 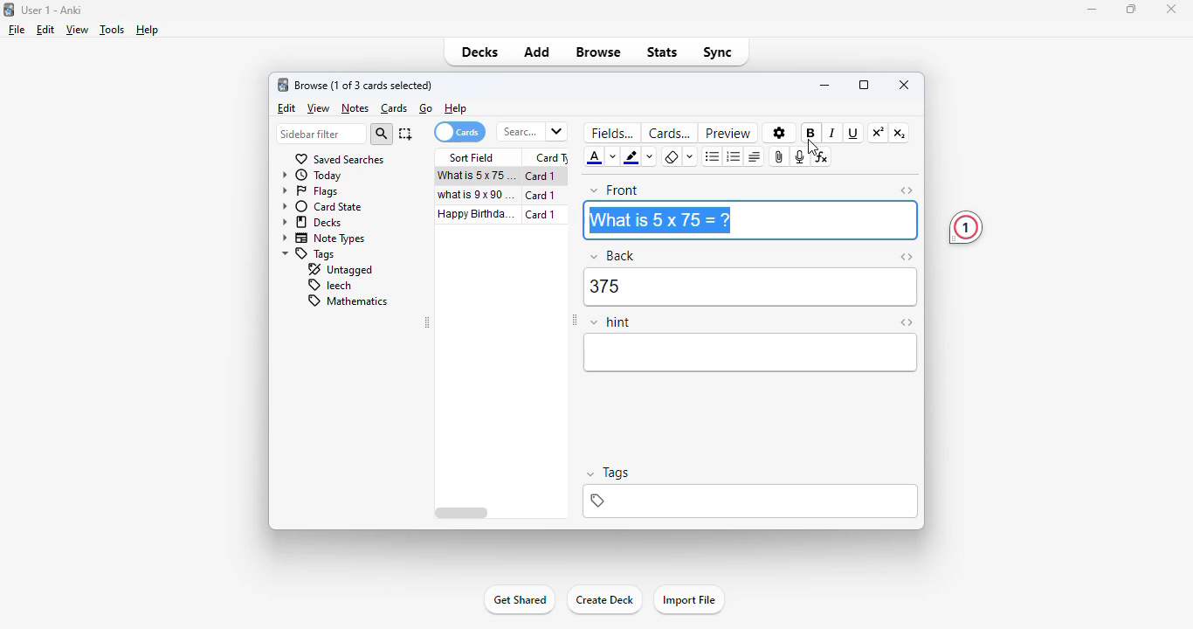 What do you see at coordinates (364, 85) in the screenshot?
I see `browse (1 of 3 cards selected)` at bounding box center [364, 85].